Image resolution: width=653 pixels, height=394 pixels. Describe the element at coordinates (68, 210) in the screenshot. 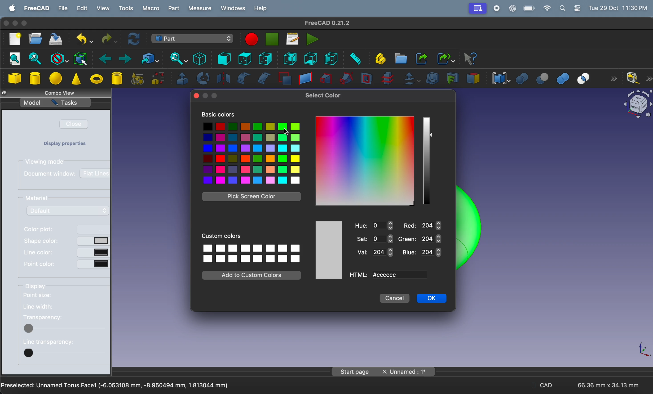

I see `default` at that location.